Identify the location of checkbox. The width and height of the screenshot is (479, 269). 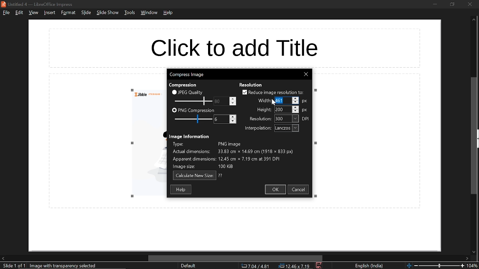
(174, 92).